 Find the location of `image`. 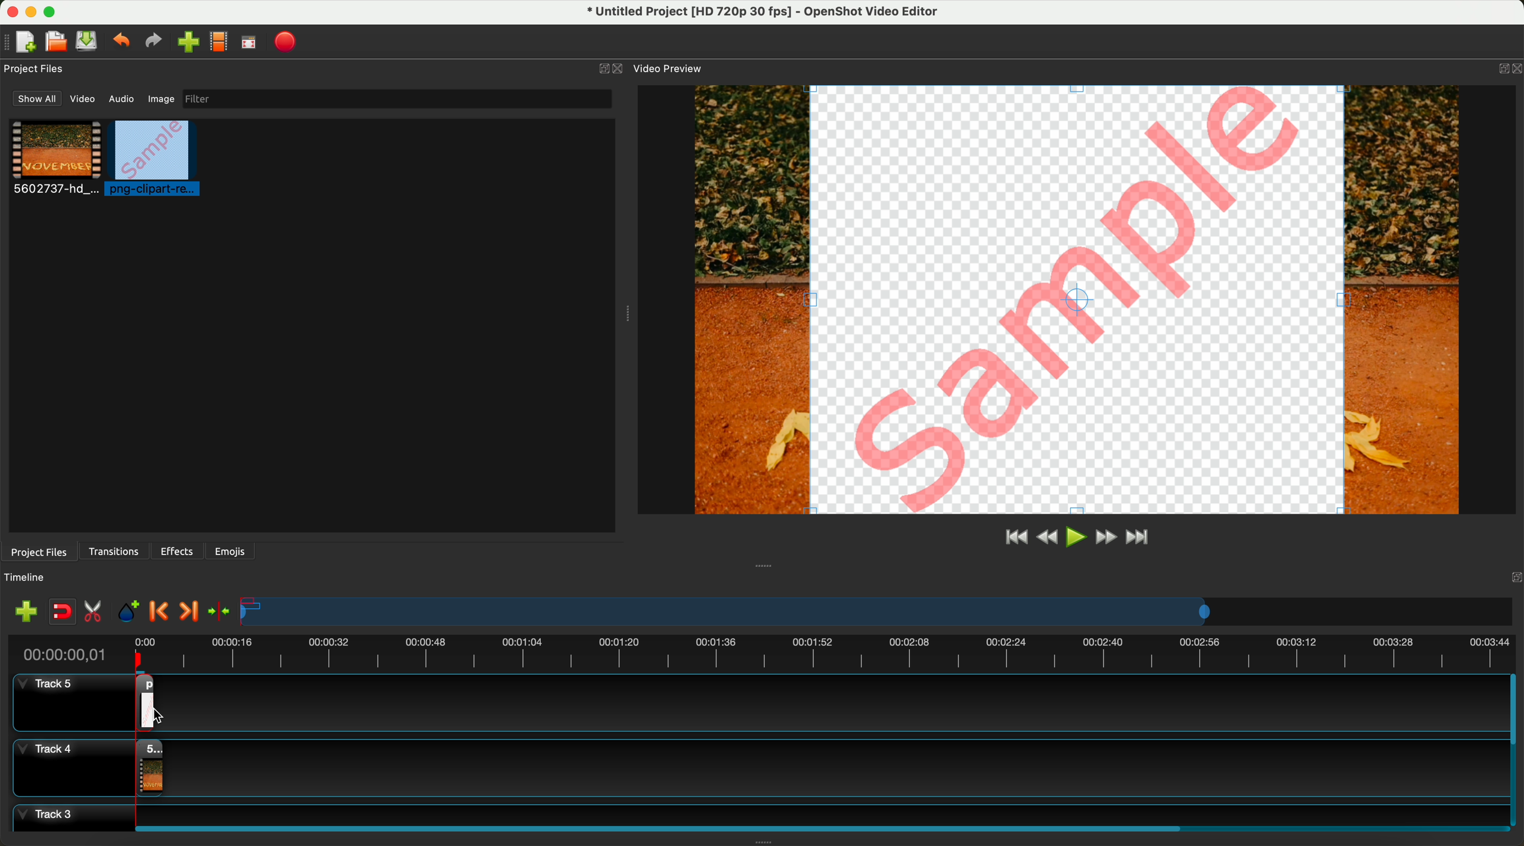

image is located at coordinates (159, 101).